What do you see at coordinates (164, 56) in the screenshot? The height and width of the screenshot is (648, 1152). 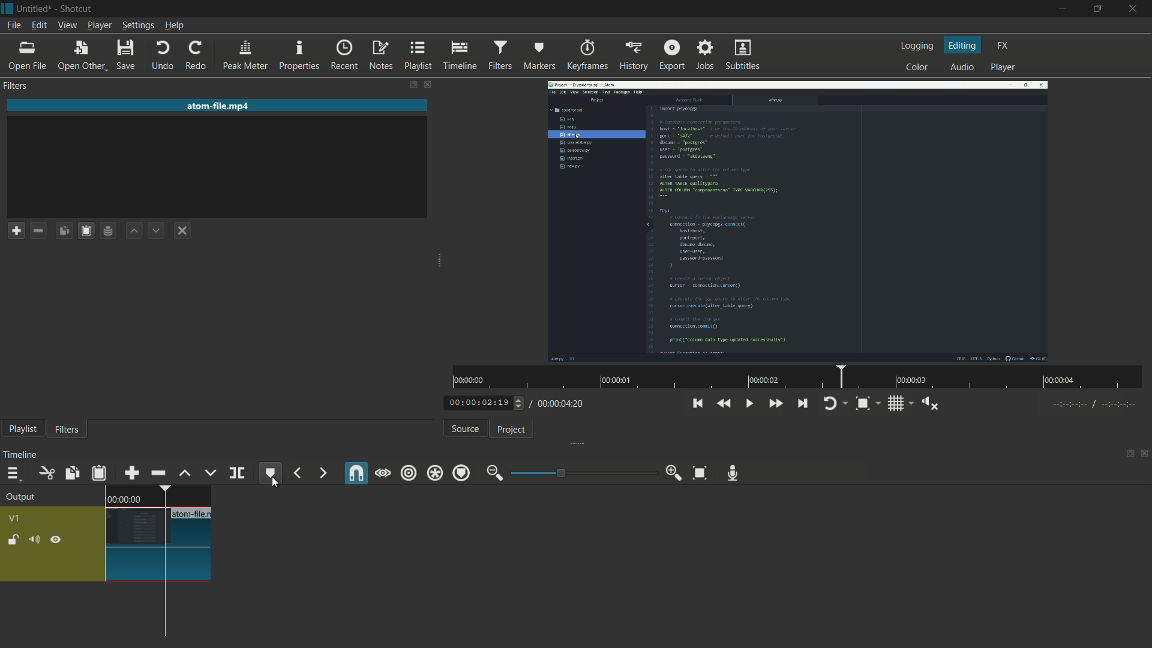 I see `undo` at bounding box center [164, 56].